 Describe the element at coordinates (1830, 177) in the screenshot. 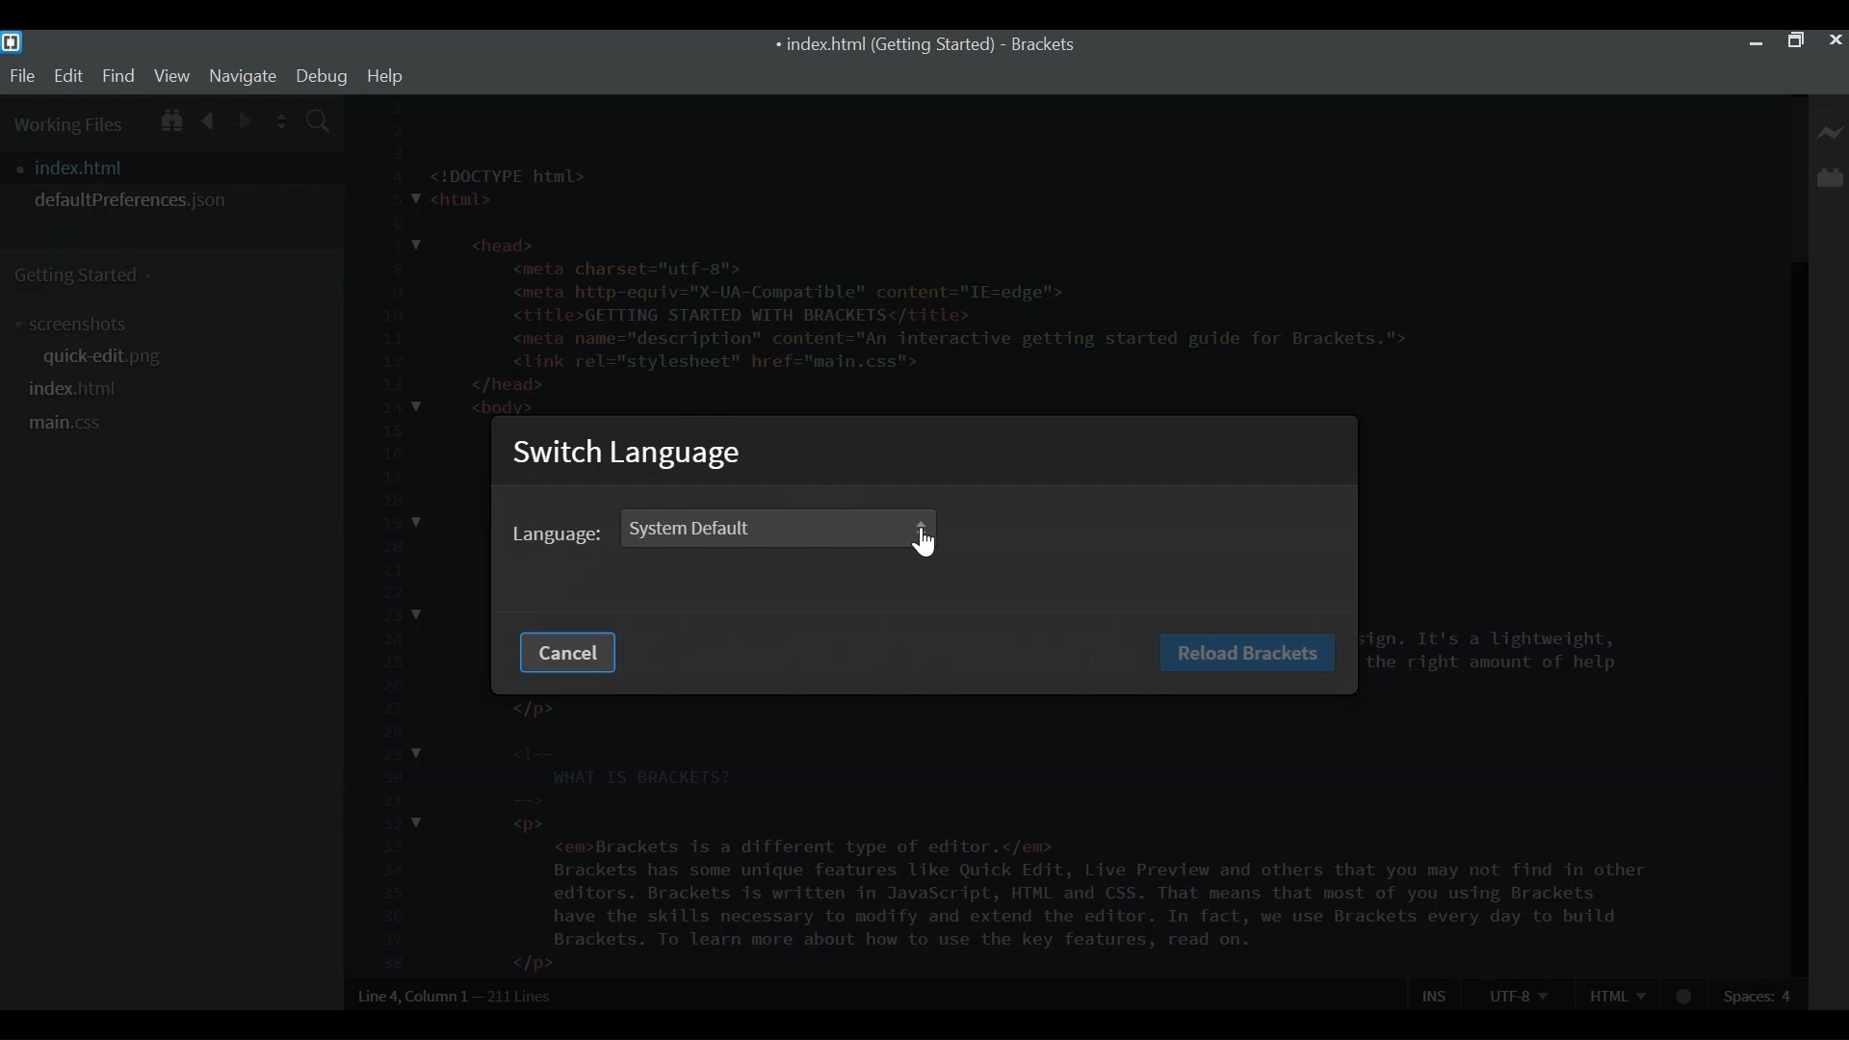

I see `Manage Extensions` at that location.